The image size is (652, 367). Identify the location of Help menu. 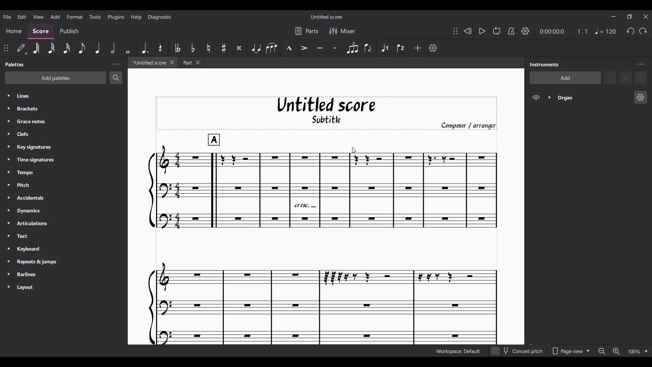
(136, 17).